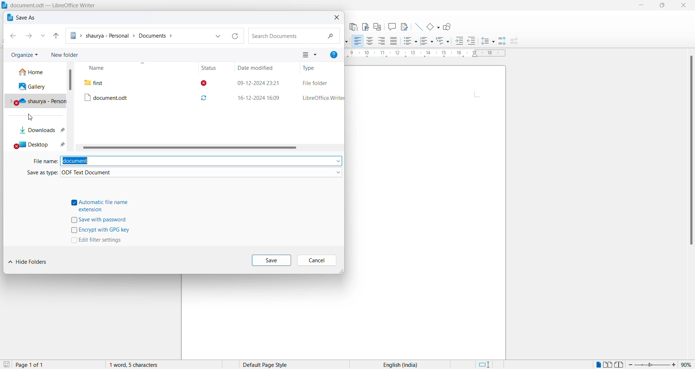 The image size is (695, 369). Describe the element at coordinates (433, 27) in the screenshot. I see `Insert rectangle` at that location.